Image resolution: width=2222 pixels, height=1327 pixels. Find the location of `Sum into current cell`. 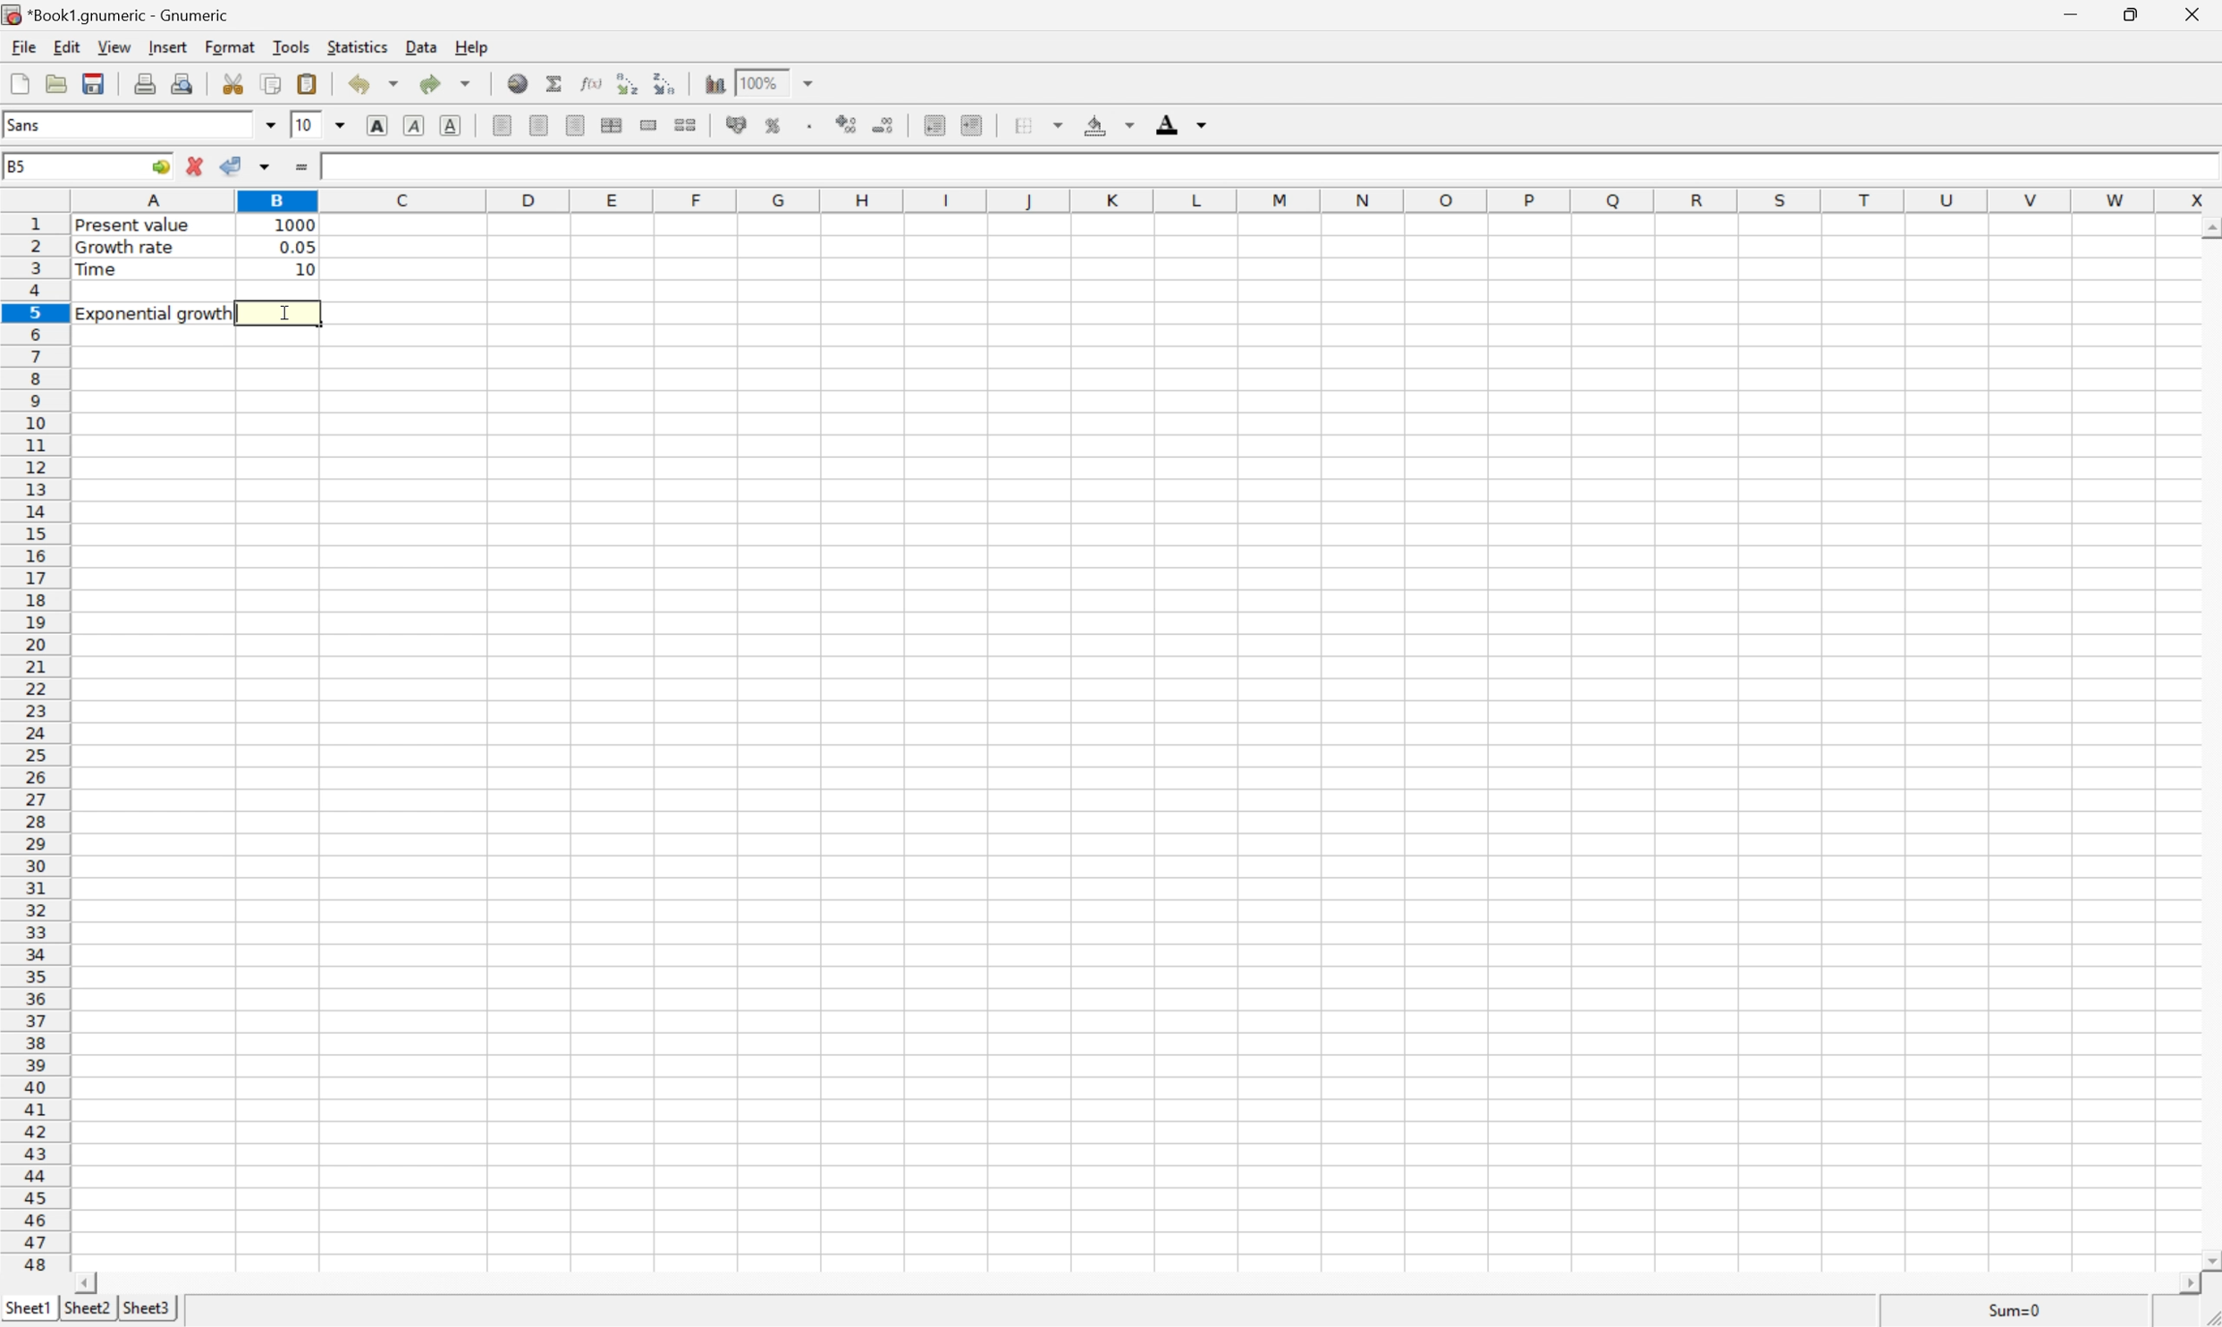

Sum into current cell is located at coordinates (554, 82).